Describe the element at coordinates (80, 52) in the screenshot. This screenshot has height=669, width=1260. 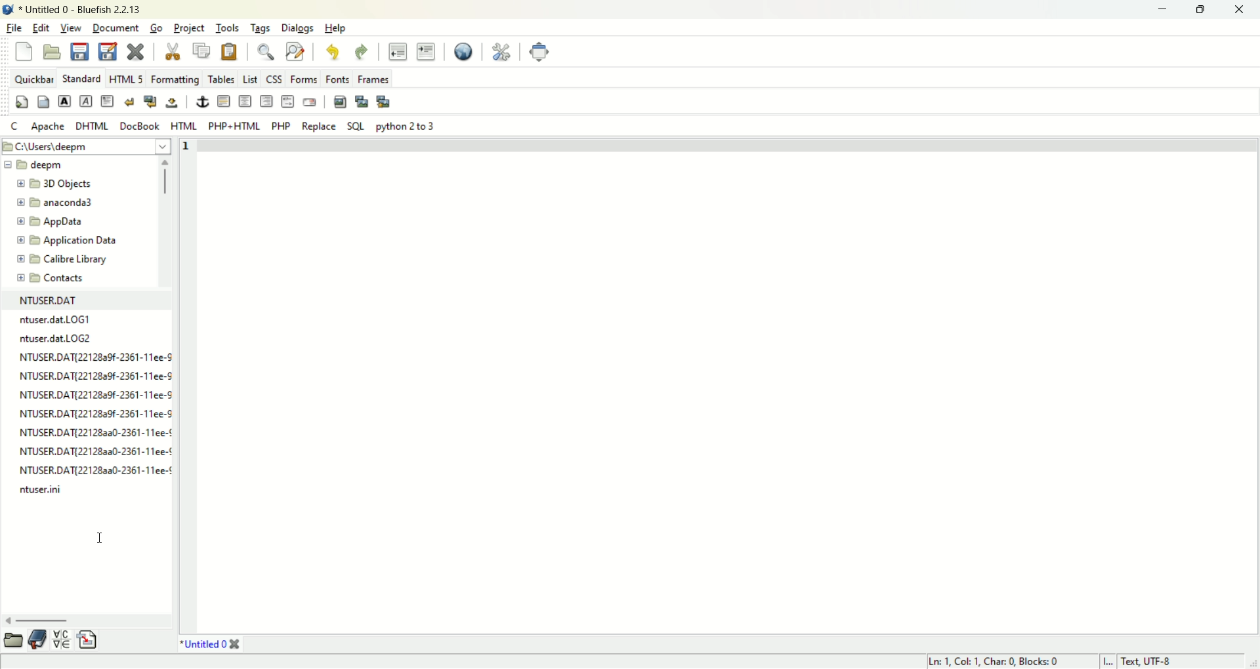
I see `save` at that location.